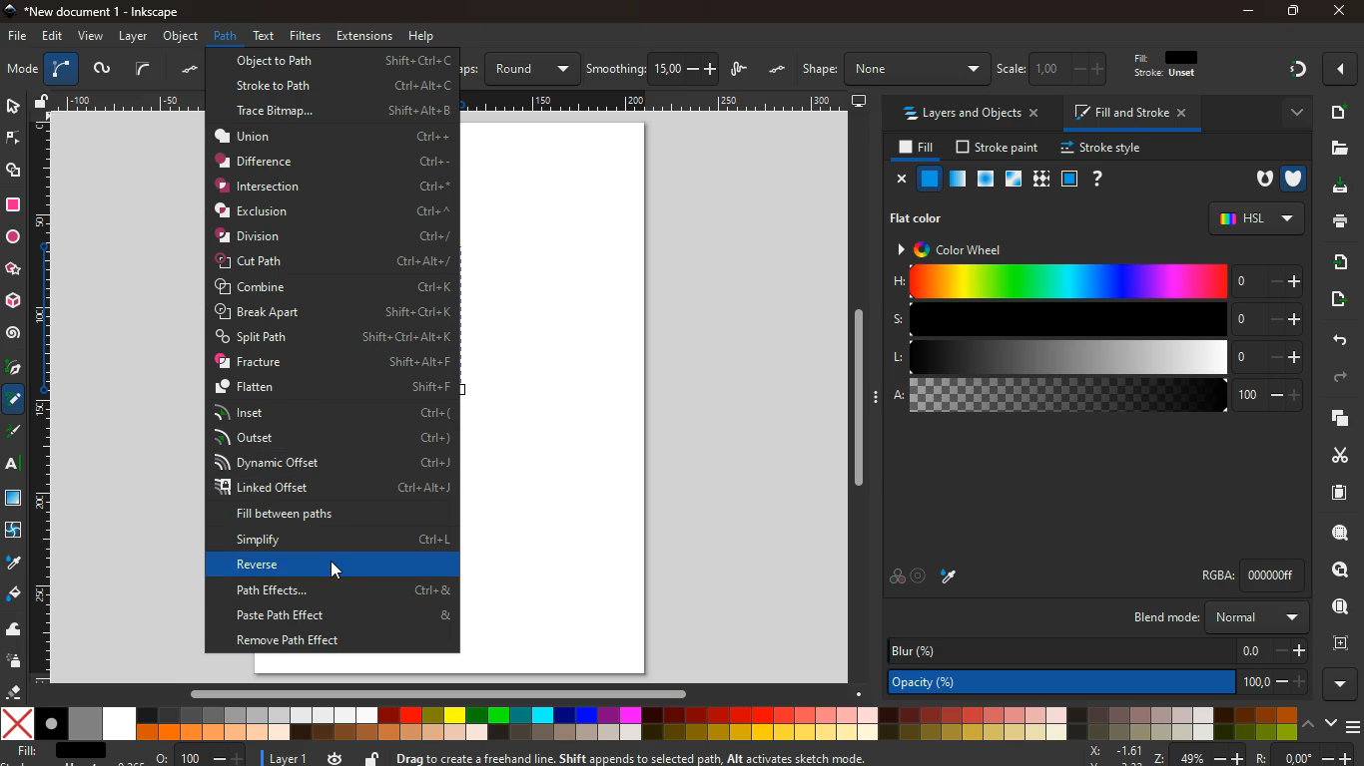 The height and width of the screenshot is (766, 1364). I want to click on stroke paint, so click(1000, 148).